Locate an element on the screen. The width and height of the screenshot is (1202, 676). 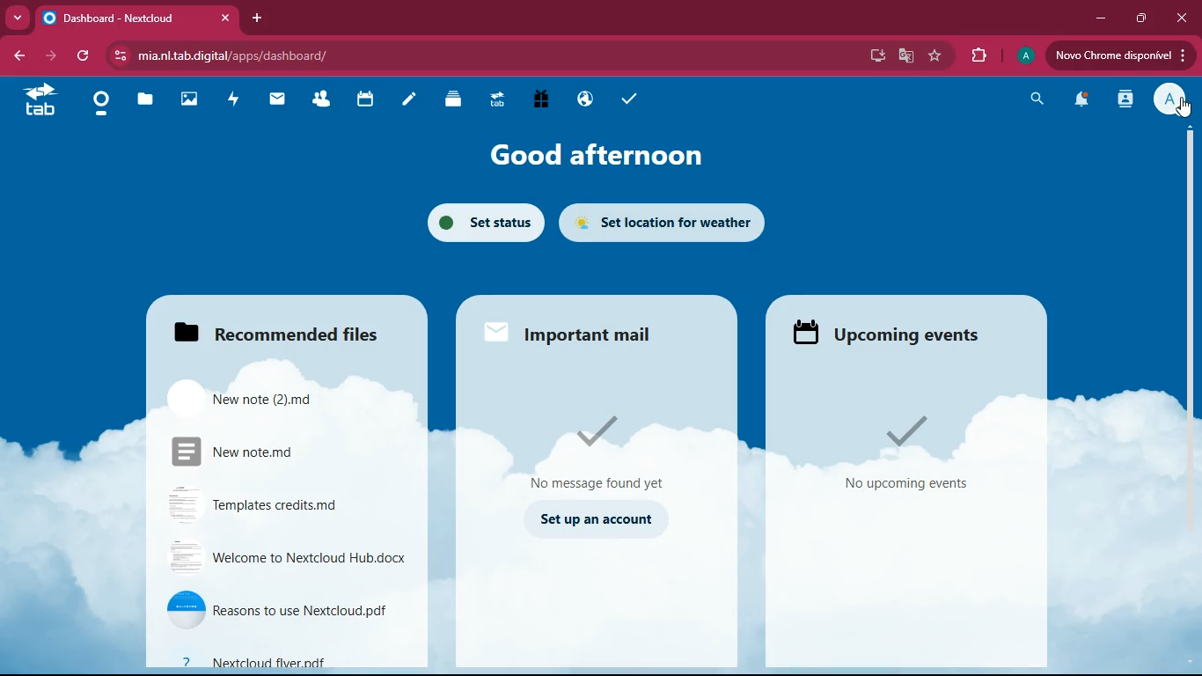
layers is located at coordinates (448, 99).